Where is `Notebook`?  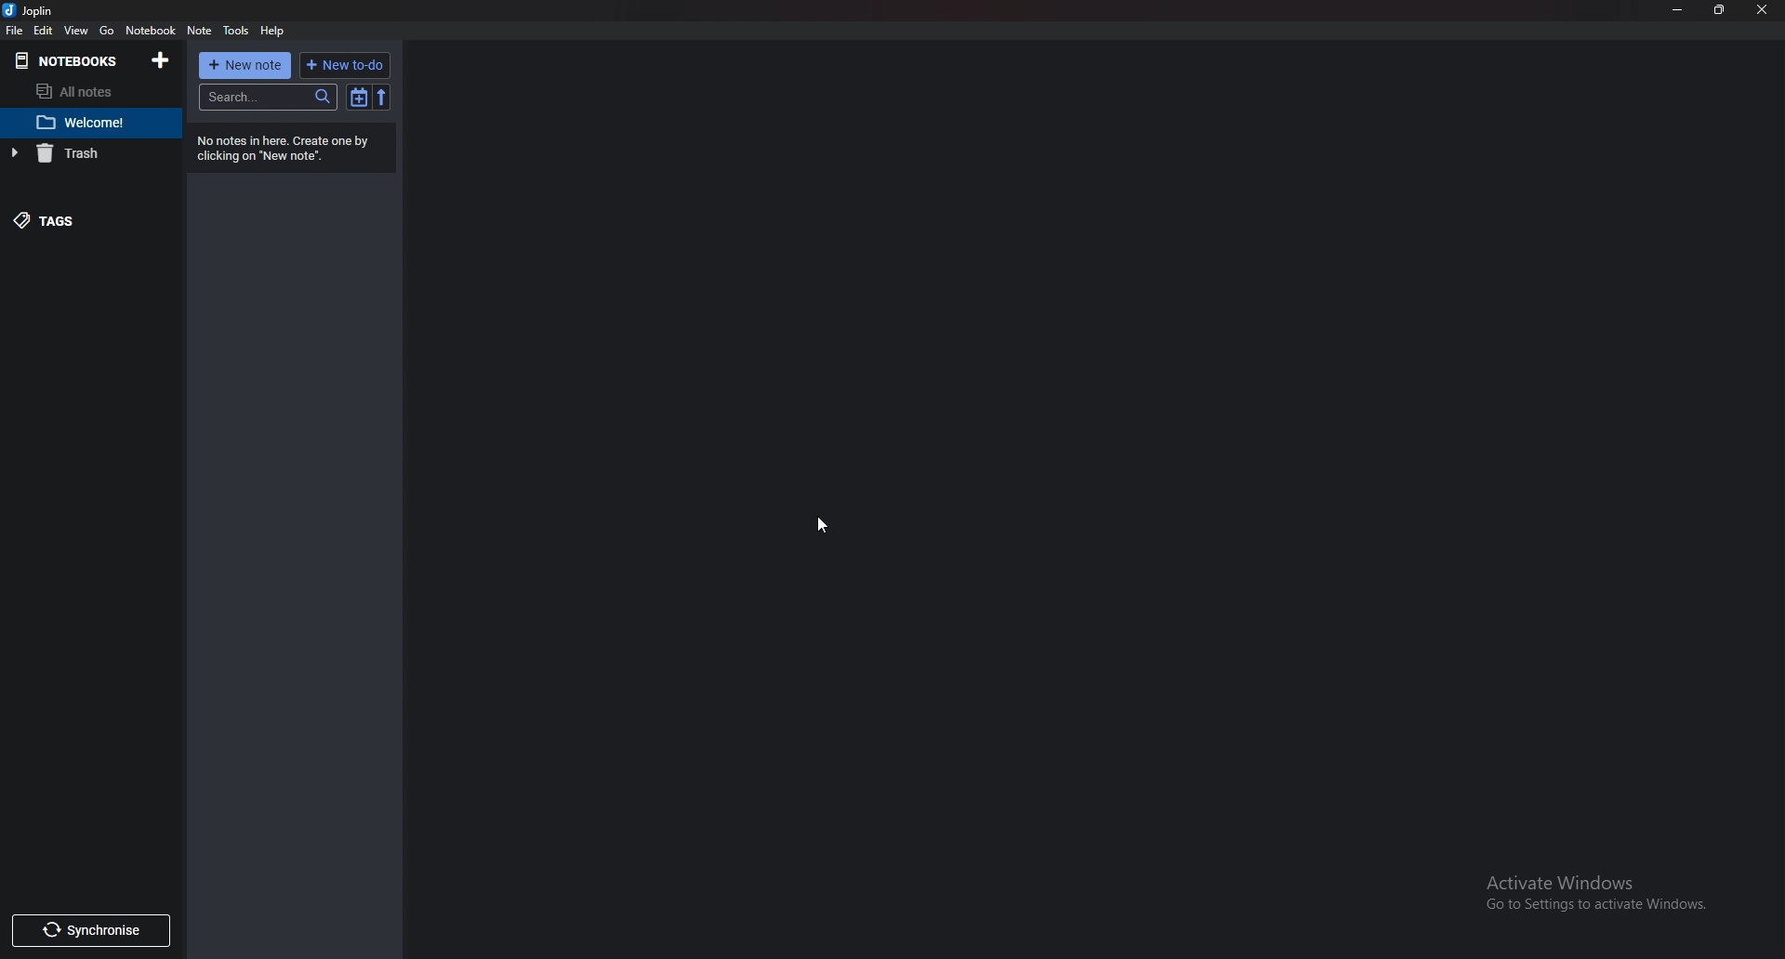 Notebook is located at coordinates (151, 32).